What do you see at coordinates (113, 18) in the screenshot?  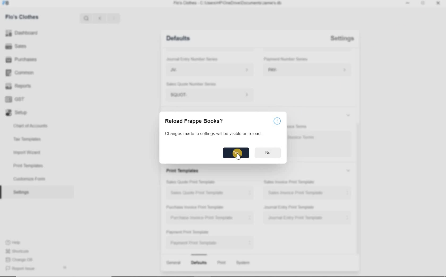 I see `Next` at bounding box center [113, 18].